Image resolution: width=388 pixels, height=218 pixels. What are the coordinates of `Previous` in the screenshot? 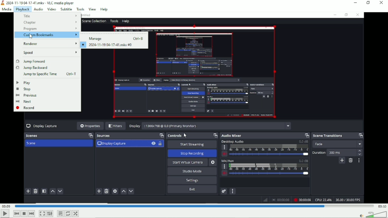 It's located at (17, 213).